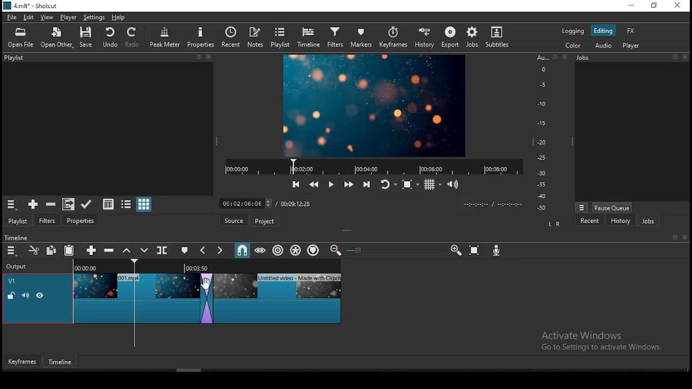 This screenshot has height=389, width=692. Describe the element at coordinates (205, 282) in the screenshot. I see `mouse pointer` at that location.